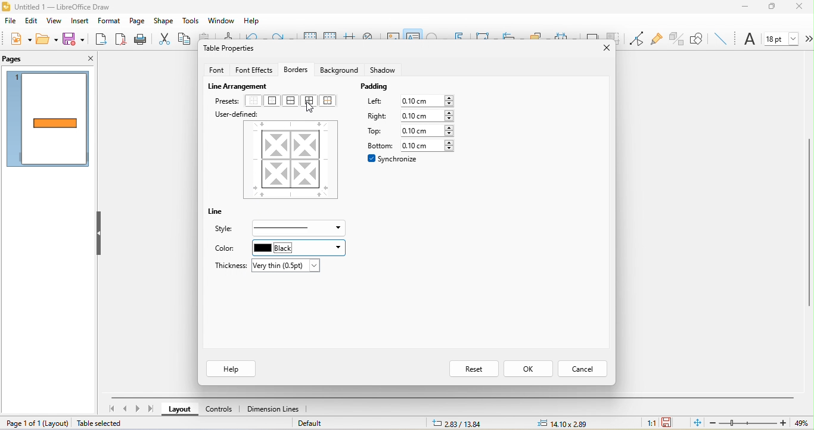 The width and height of the screenshot is (814, 430). Describe the element at coordinates (111, 409) in the screenshot. I see `first page` at that location.